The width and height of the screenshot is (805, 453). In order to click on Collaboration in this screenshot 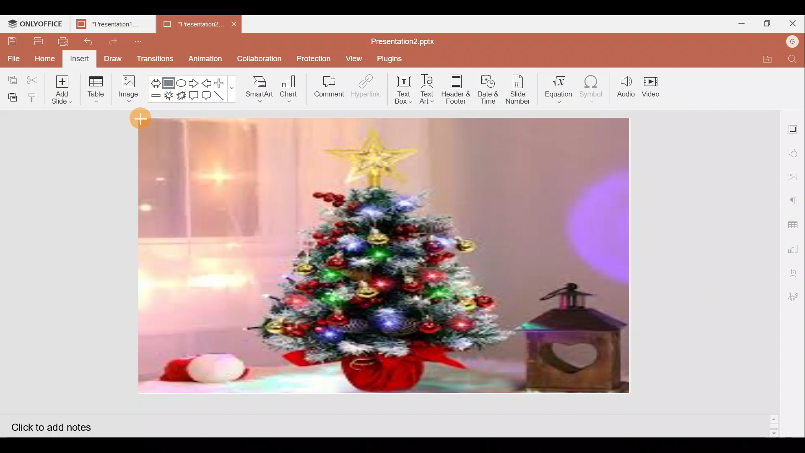, I will do `click(260, 59)`.